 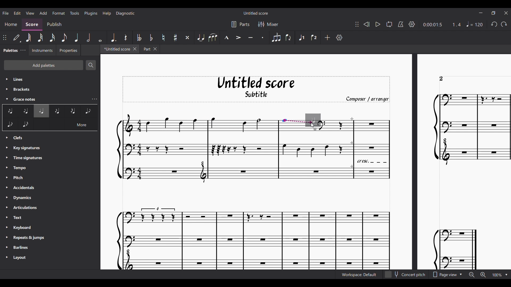 I want to click on Current score, so click(x=256, y=200).